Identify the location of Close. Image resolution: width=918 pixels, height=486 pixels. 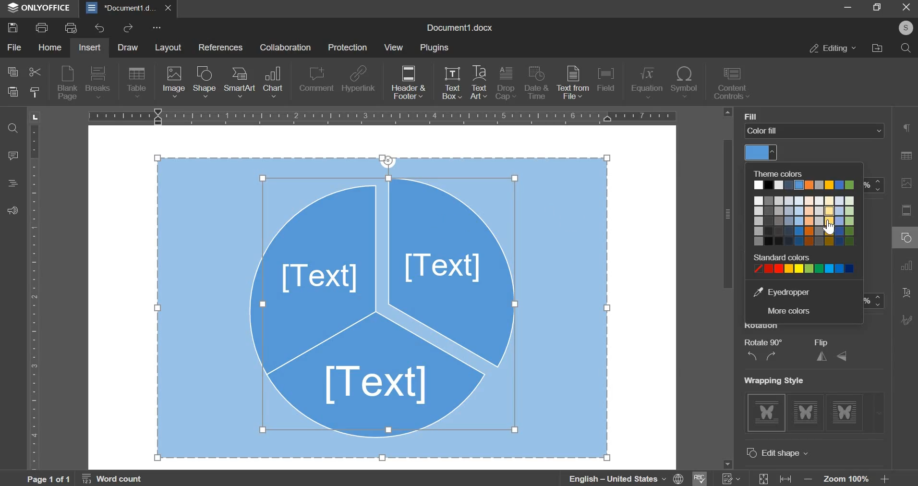
(907, 7).